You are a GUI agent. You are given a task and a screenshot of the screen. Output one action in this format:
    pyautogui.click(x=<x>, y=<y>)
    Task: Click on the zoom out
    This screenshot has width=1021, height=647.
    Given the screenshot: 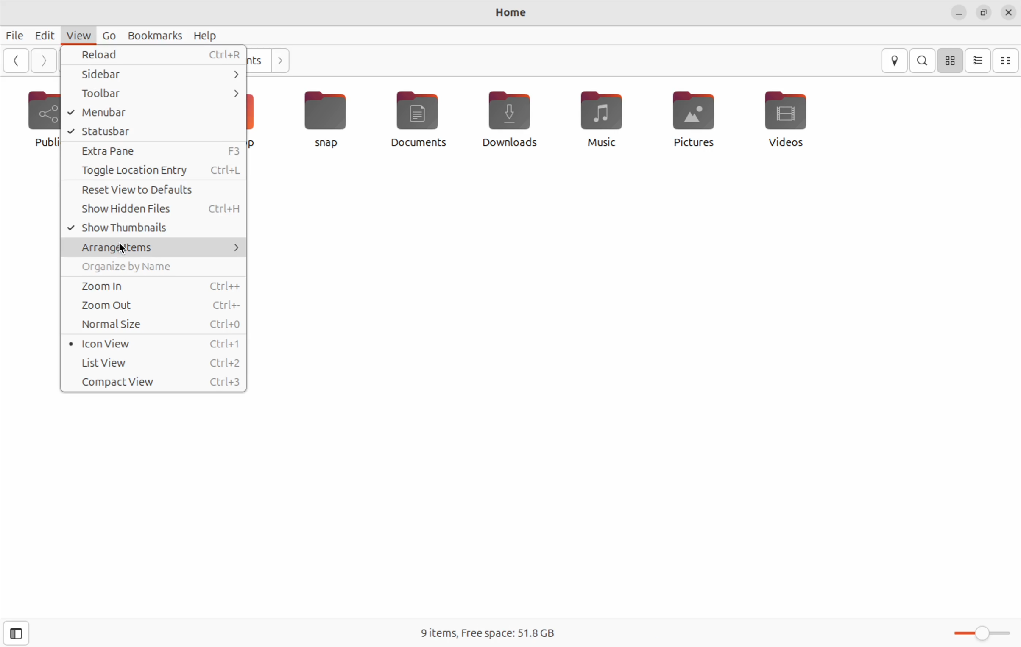 What is the action you would take?
    pyautogui.click(x=153, y=306)
    